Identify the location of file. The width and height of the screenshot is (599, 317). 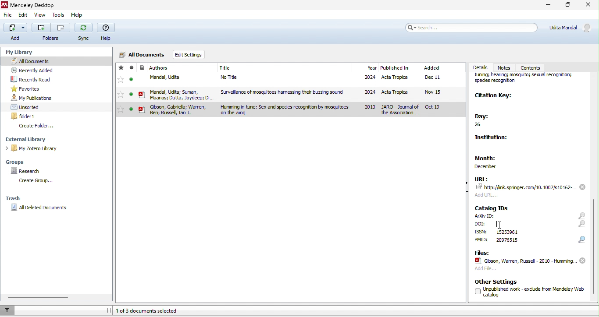
(307, 78).